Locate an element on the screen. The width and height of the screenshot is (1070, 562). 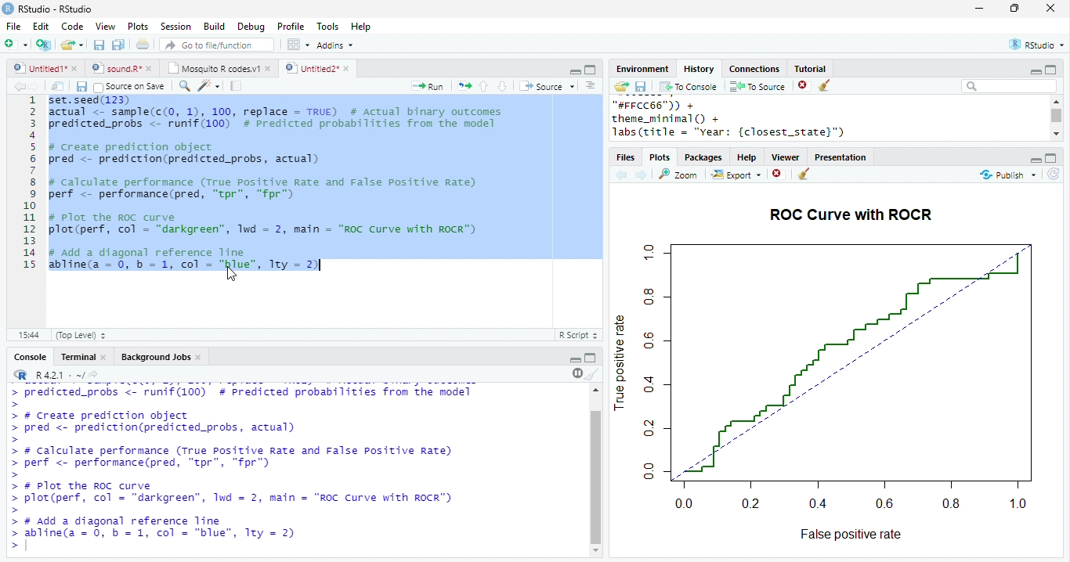
R 4.2.1 .~/ is located at coordinates (59, 376).